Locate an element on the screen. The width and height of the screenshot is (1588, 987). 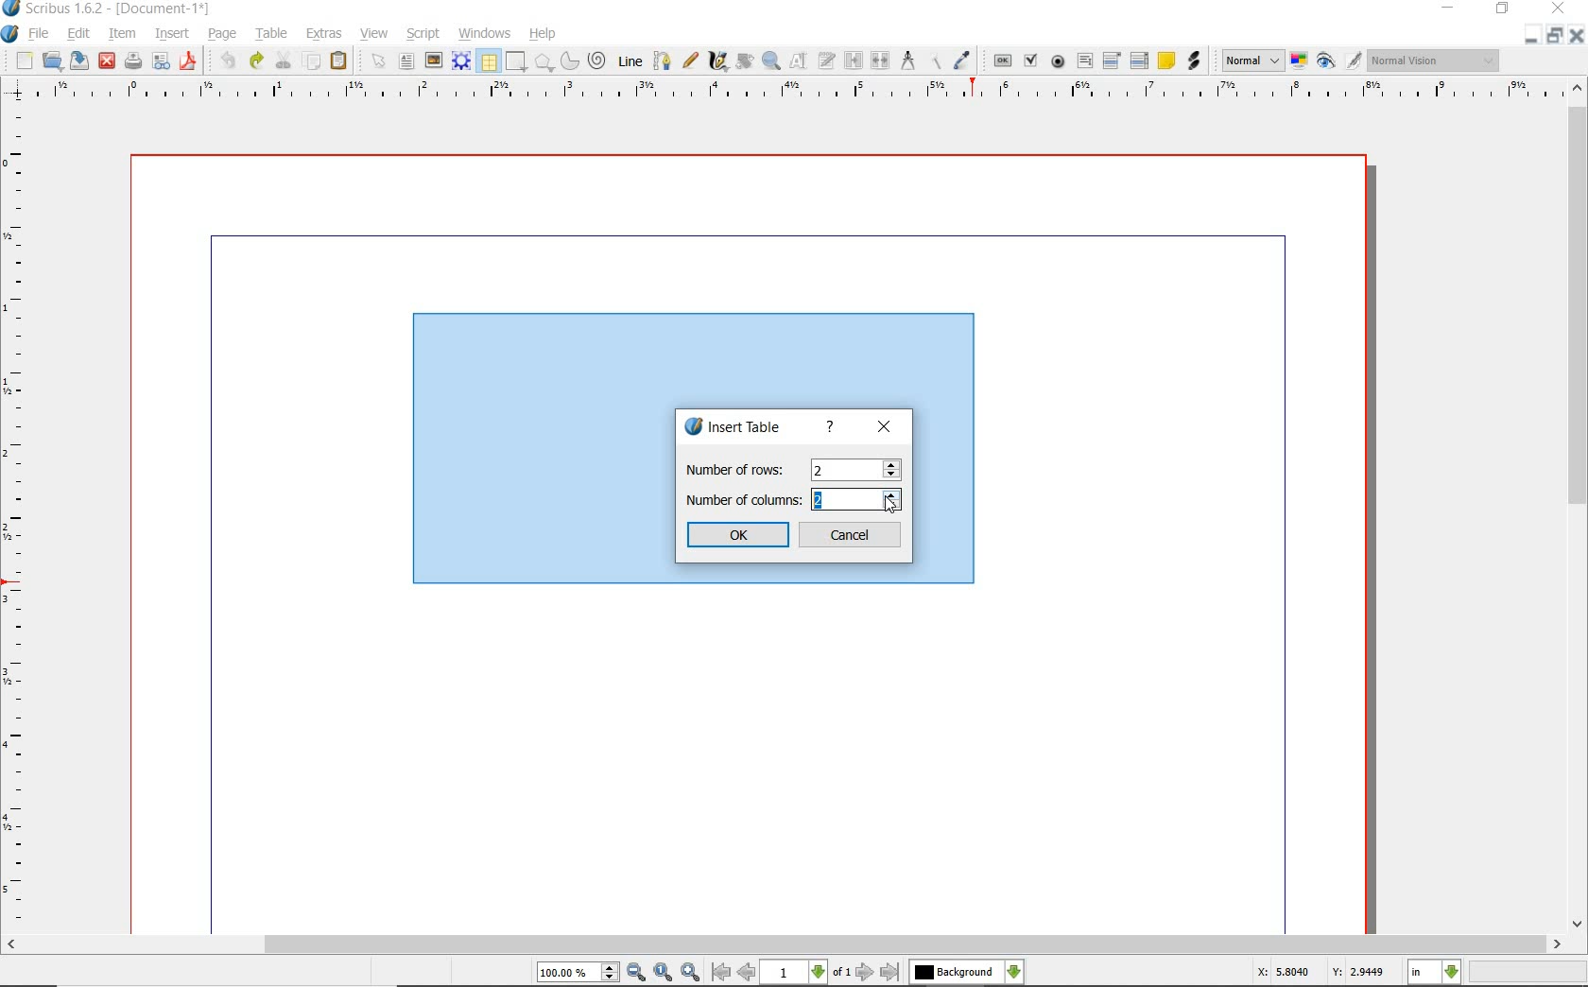
2 is located at coordinates (820, 503).